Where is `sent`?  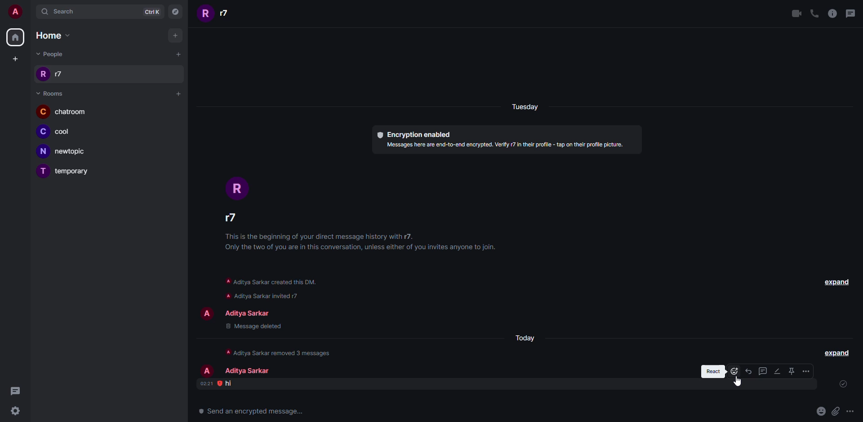 sent is located at coordinates (845, 385).